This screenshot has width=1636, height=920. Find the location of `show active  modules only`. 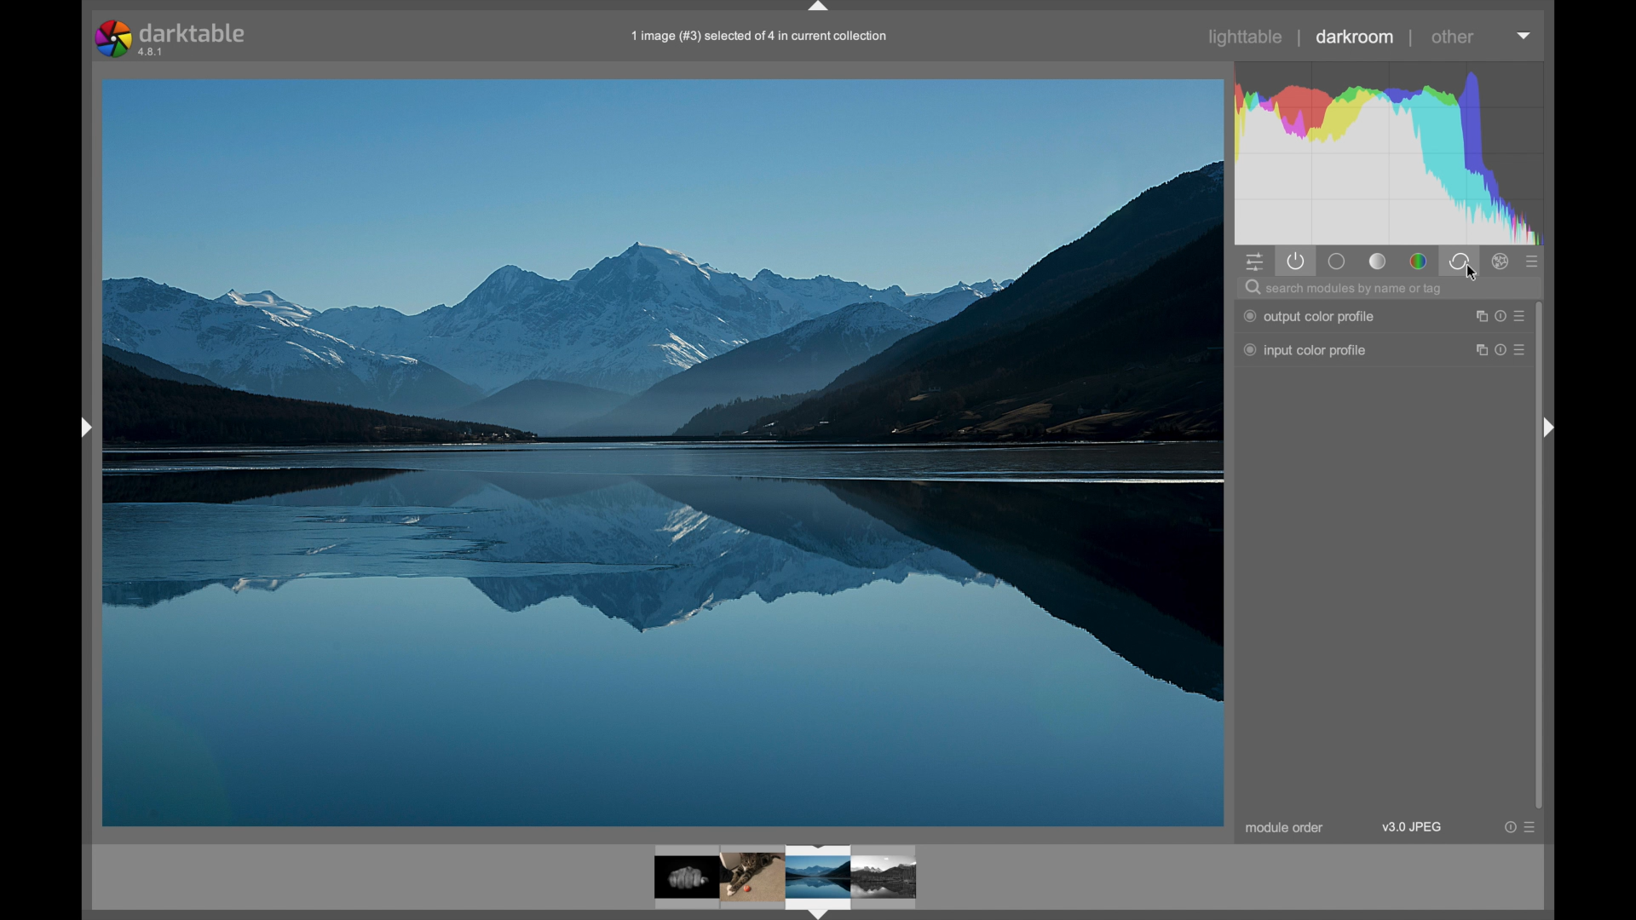

show active  modules only is located at coordinates (1297, 262).